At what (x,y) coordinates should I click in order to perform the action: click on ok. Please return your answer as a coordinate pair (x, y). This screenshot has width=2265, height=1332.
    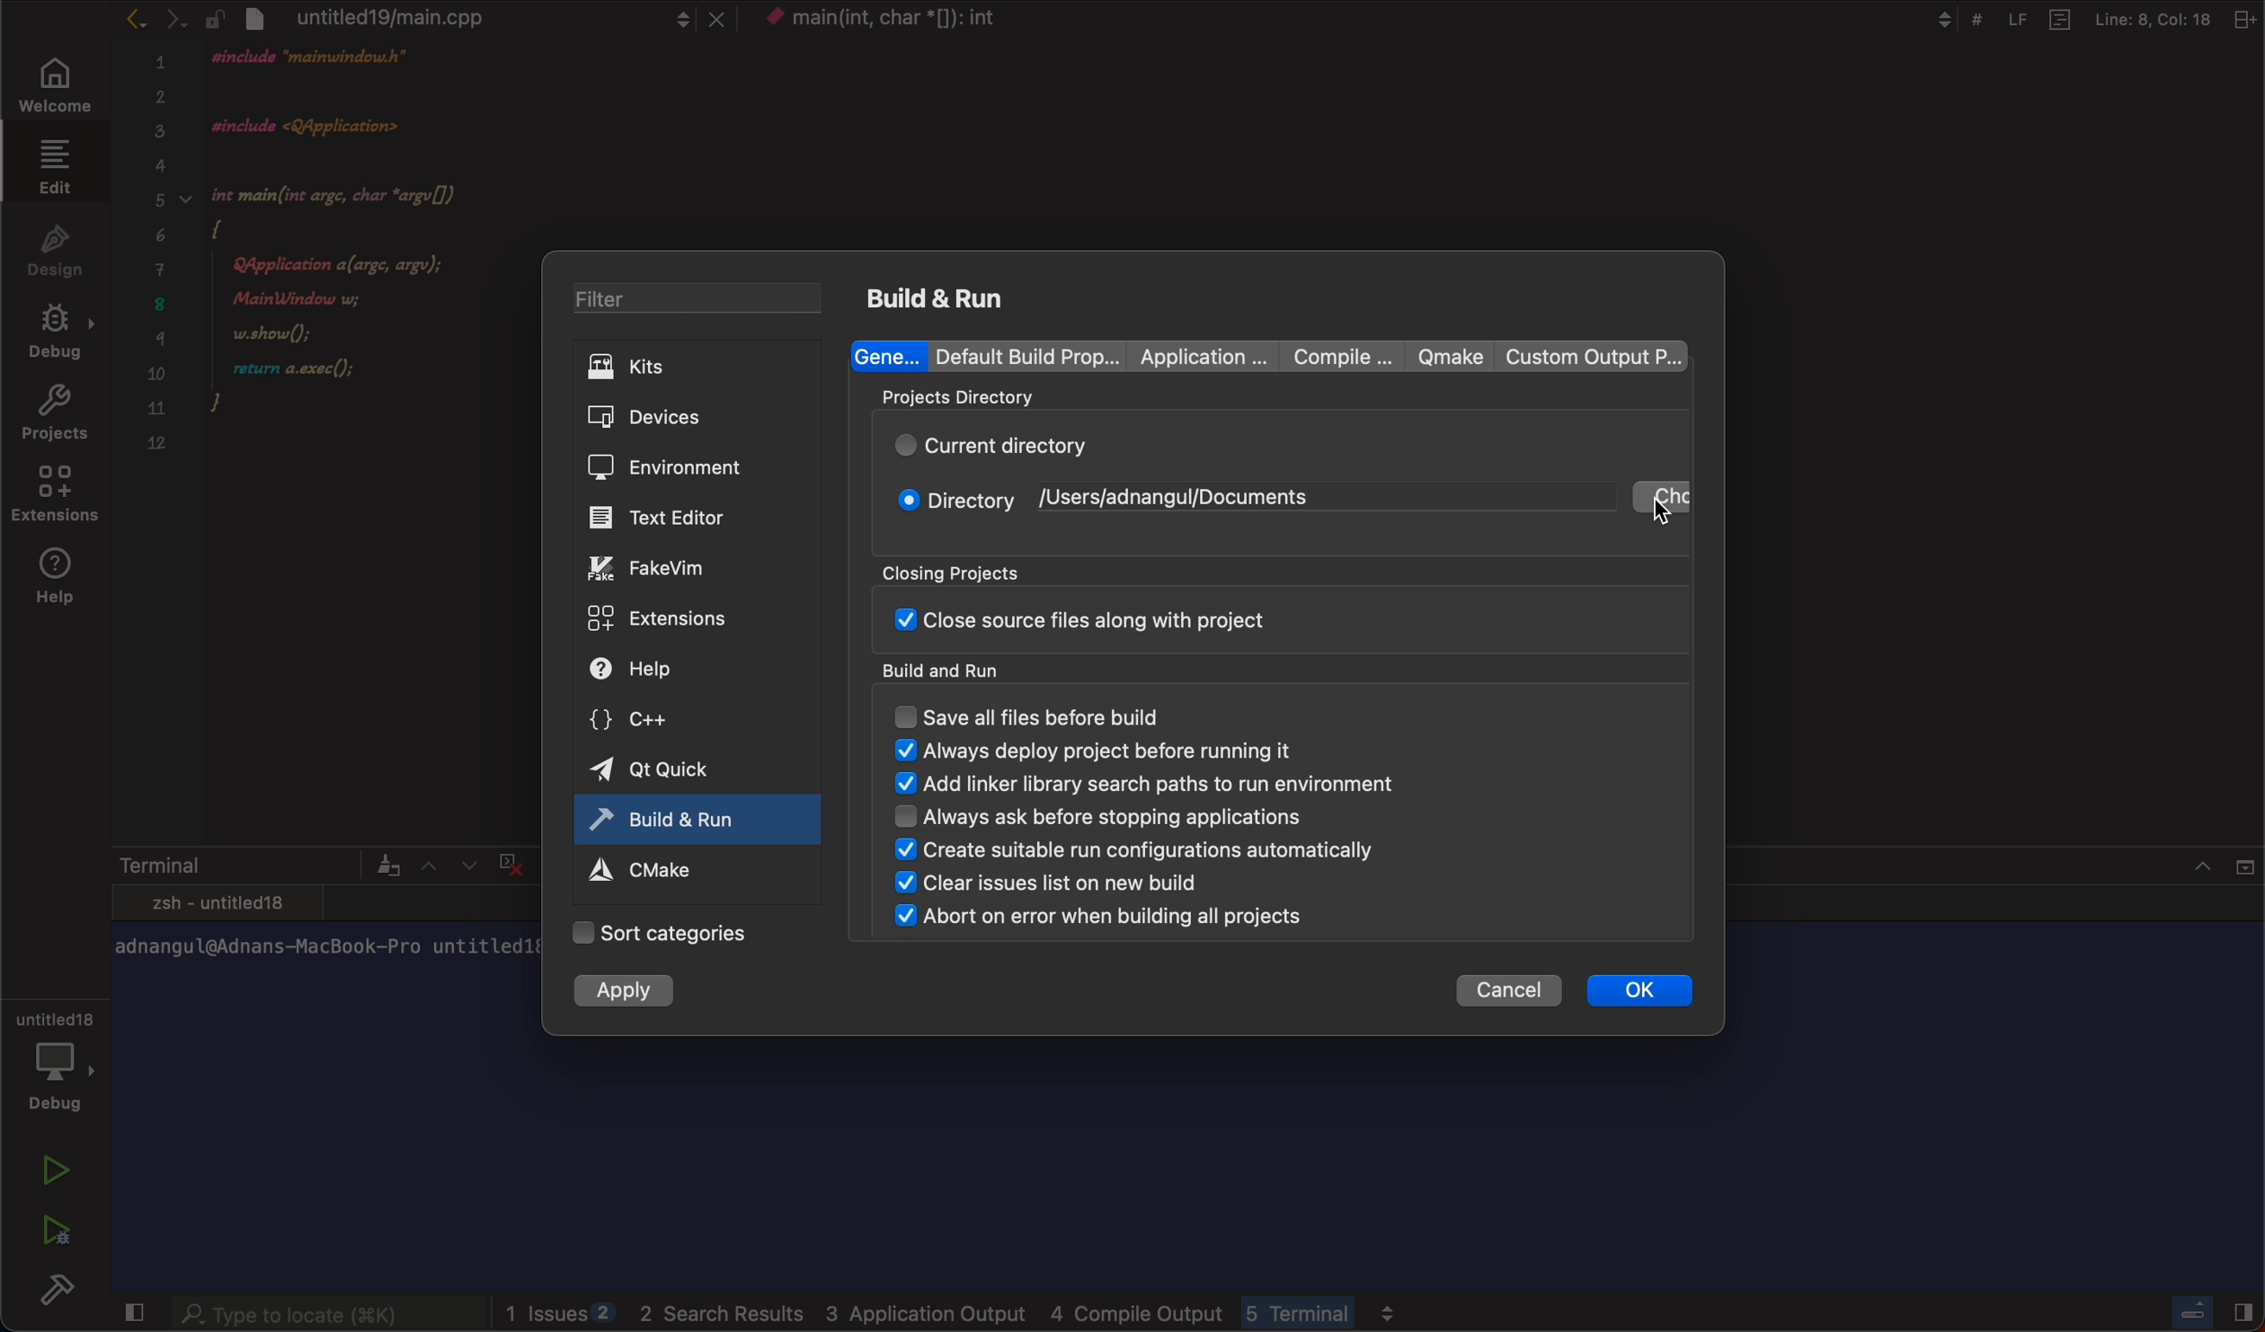
    Looking at the image, I should click on (1647, 988).